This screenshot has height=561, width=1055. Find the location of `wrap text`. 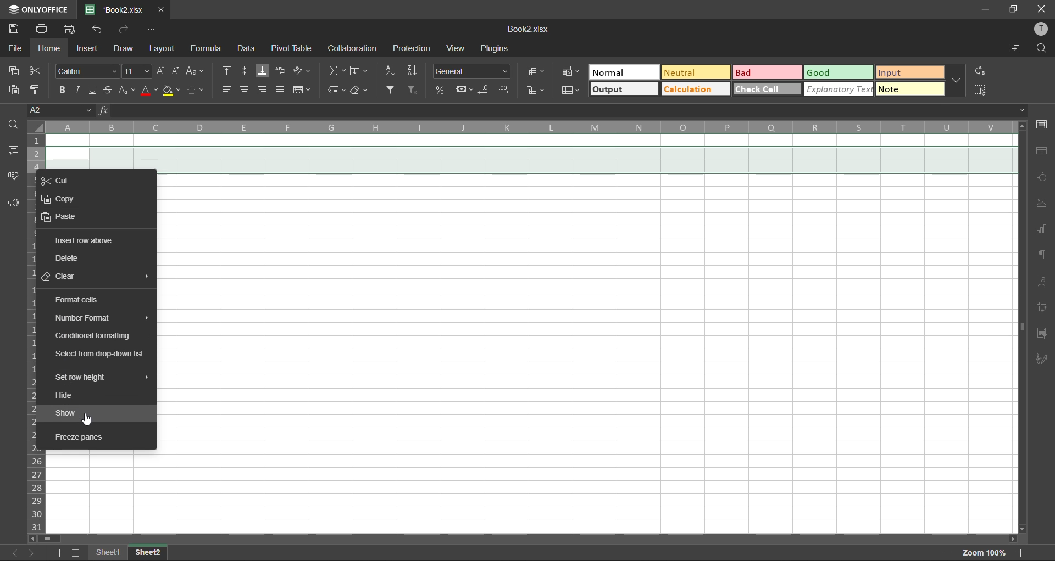

wrap text is located at coordinates (280, 70).